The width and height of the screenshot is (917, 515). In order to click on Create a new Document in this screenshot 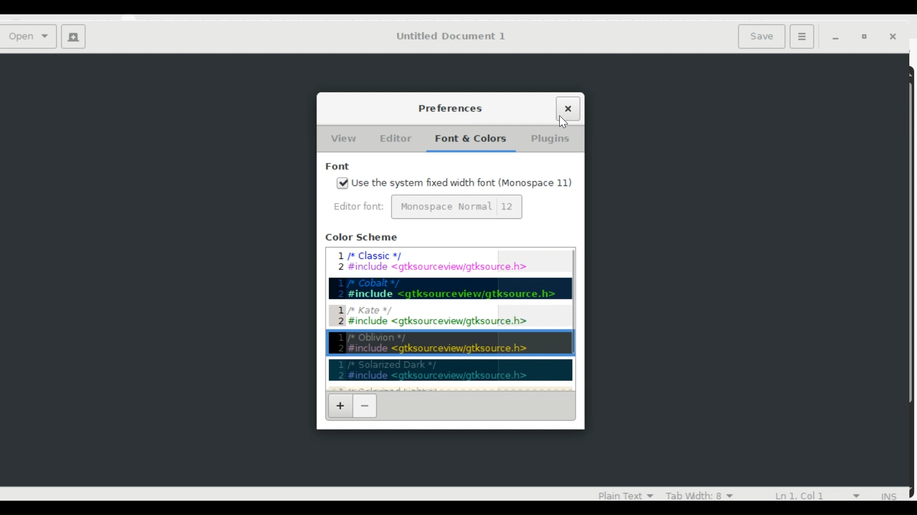, I will do `click(73, 38)`.